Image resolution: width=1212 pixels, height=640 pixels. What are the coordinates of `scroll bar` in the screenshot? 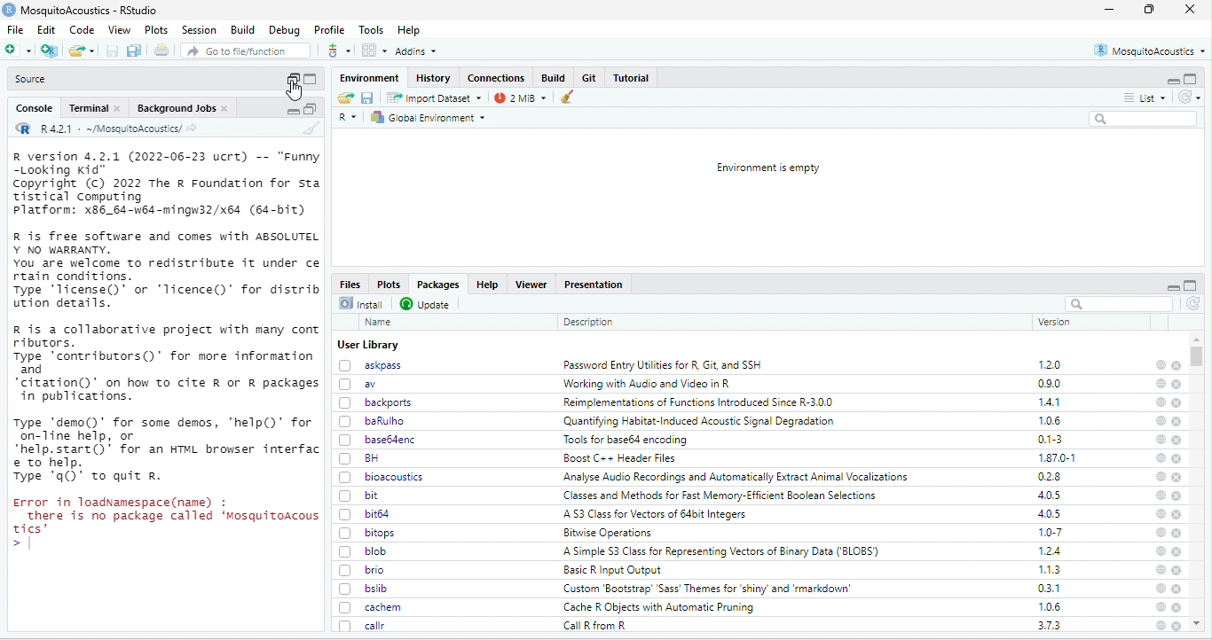 It's located at (1200, 356).